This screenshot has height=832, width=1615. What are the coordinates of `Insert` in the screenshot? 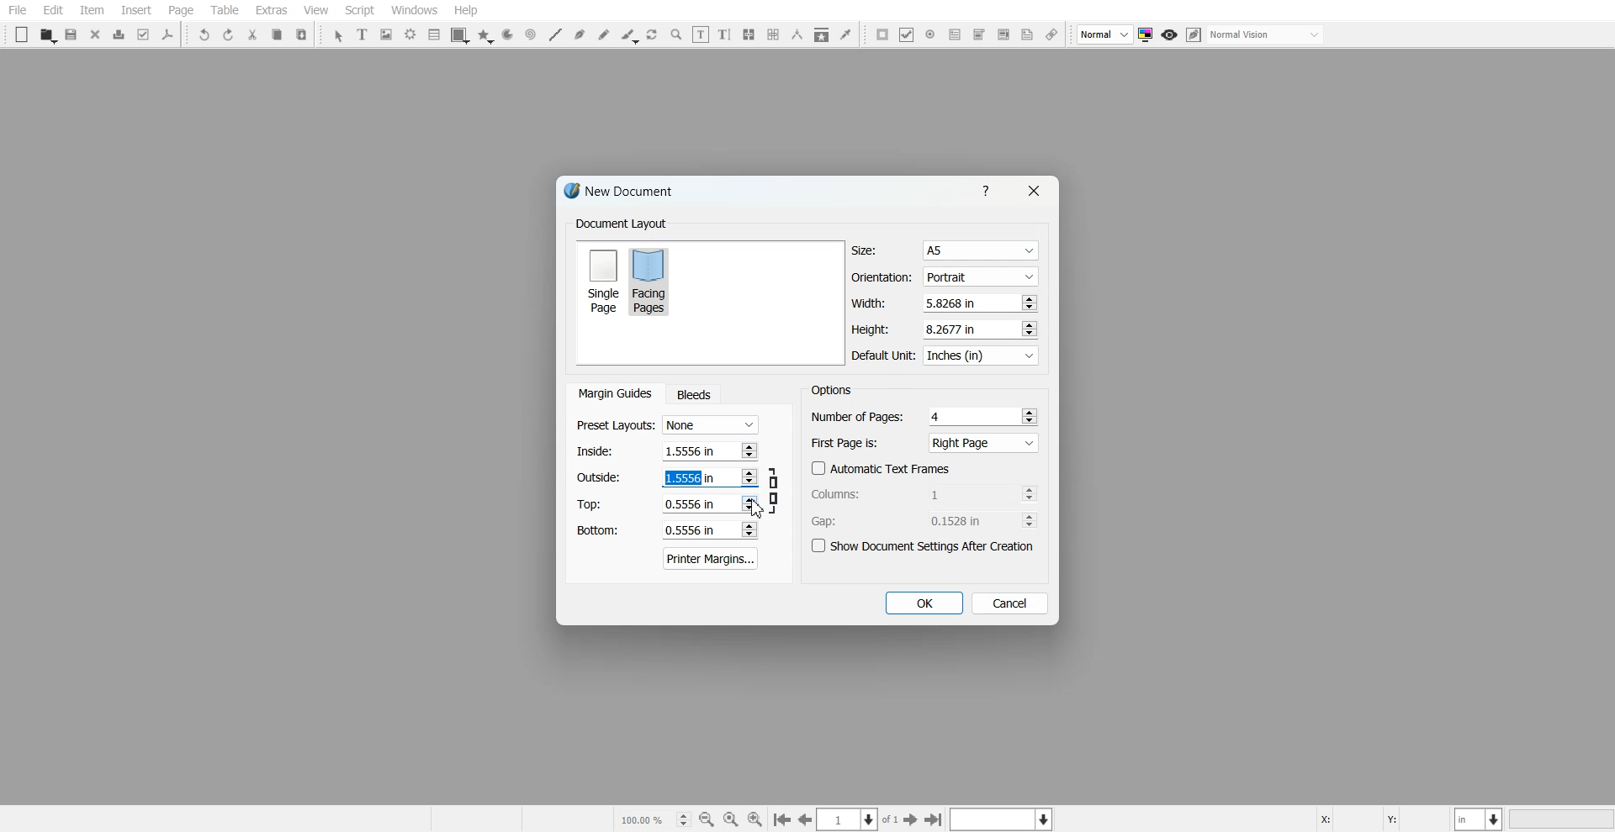 It's located at (135, 10).